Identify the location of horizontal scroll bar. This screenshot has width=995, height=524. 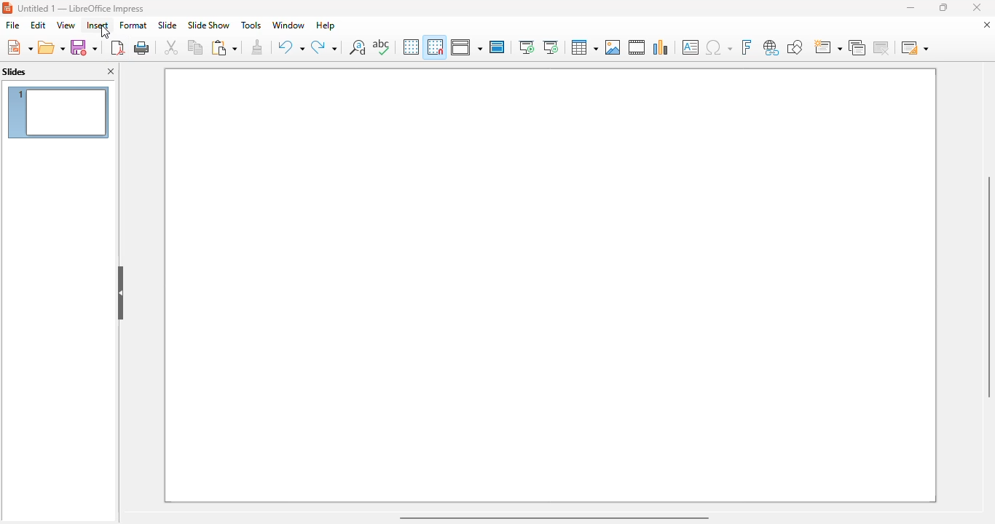
(553, 517).